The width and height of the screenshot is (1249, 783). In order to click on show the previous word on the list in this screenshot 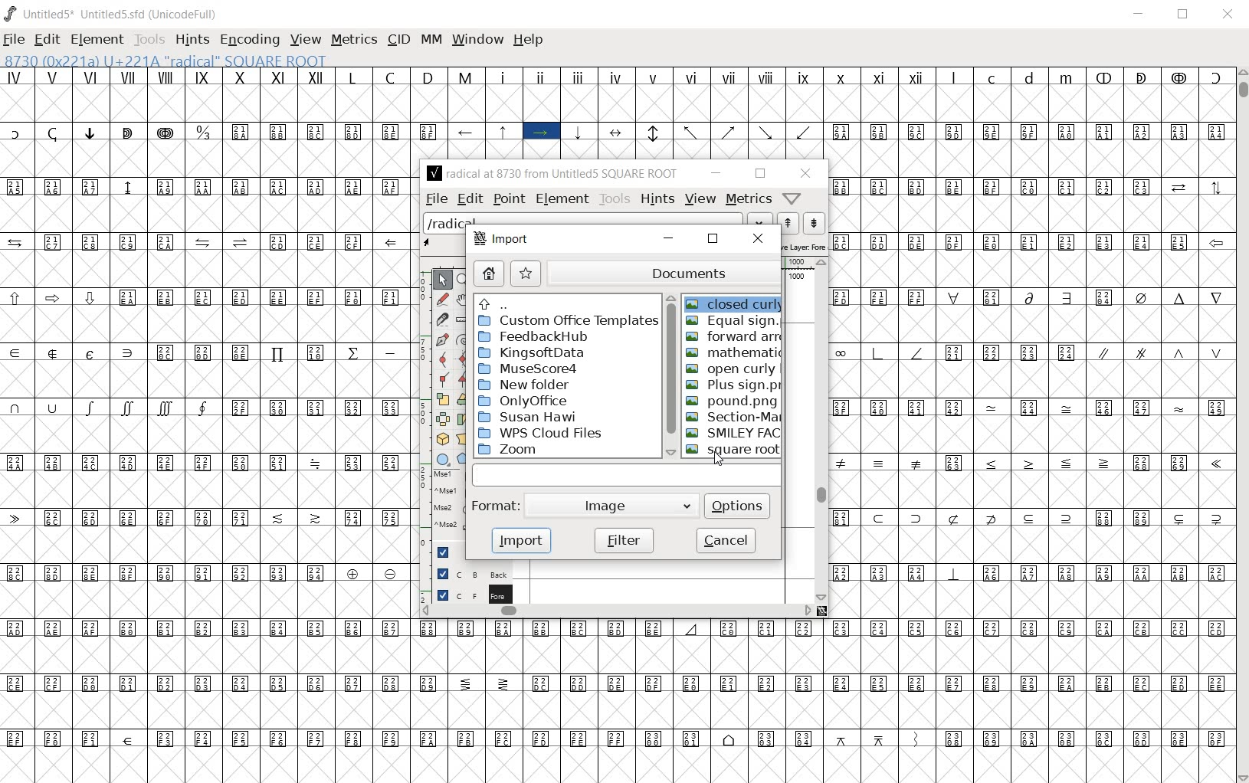, I will do `click(815, 222)`.